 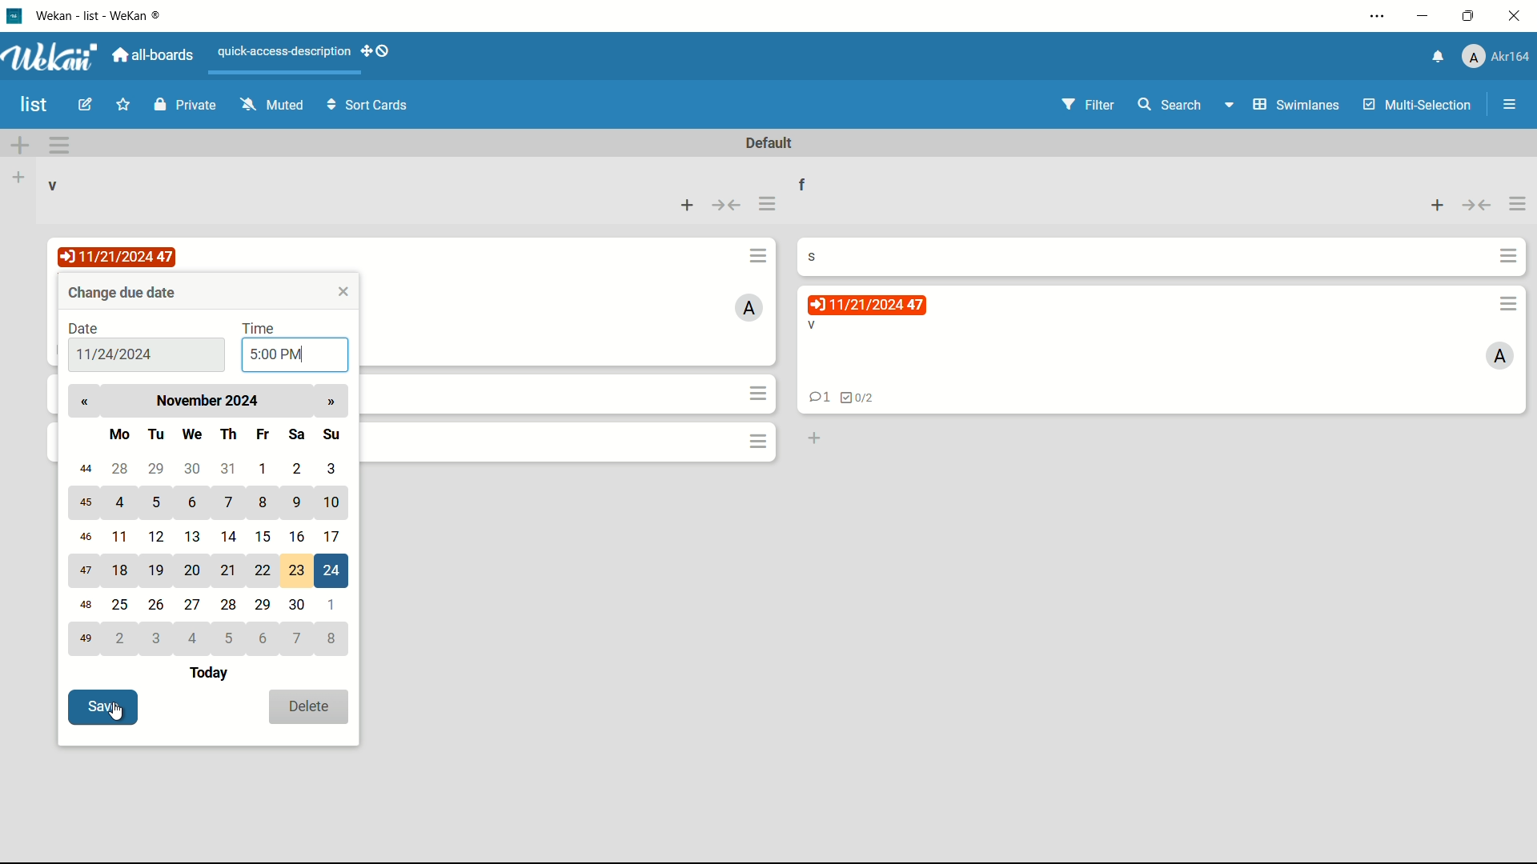 I want to click on admin, so click(x=751, y=307).